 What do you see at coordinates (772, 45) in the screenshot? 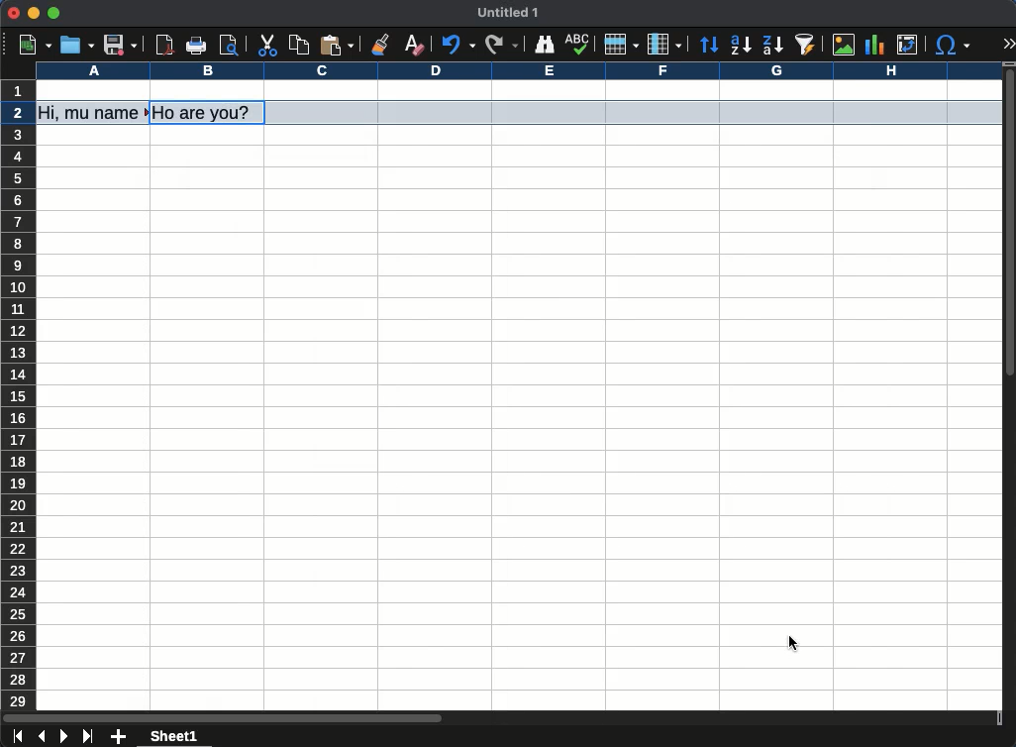
I see `descending` at bounding box center [772, 45].